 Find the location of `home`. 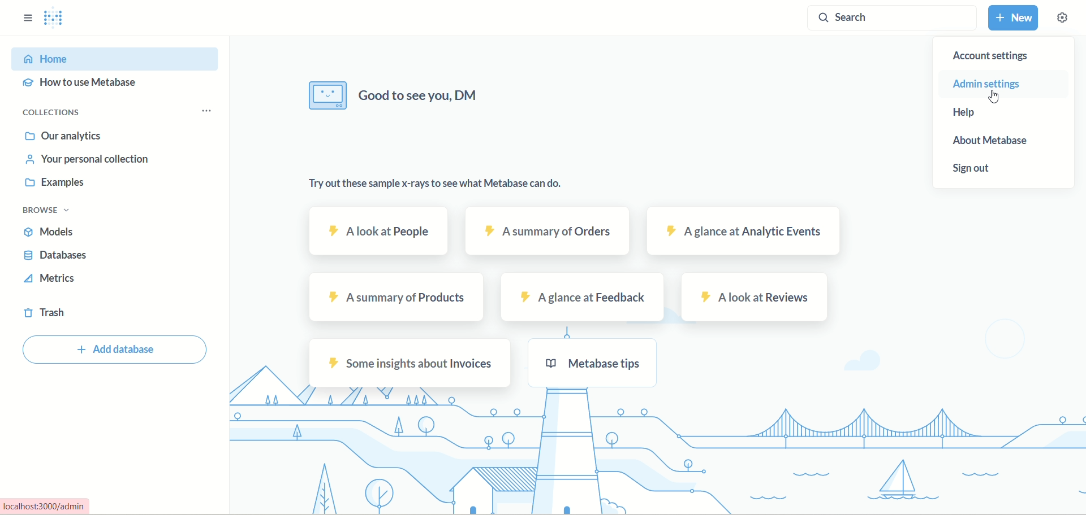

home is located at coordinates (116, 58).